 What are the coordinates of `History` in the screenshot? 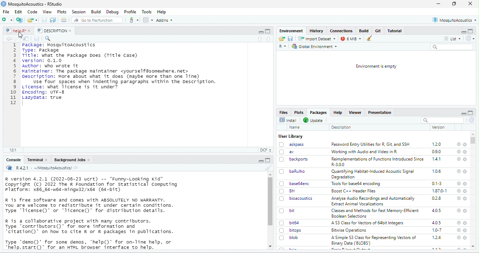 It's located at (316, 31).